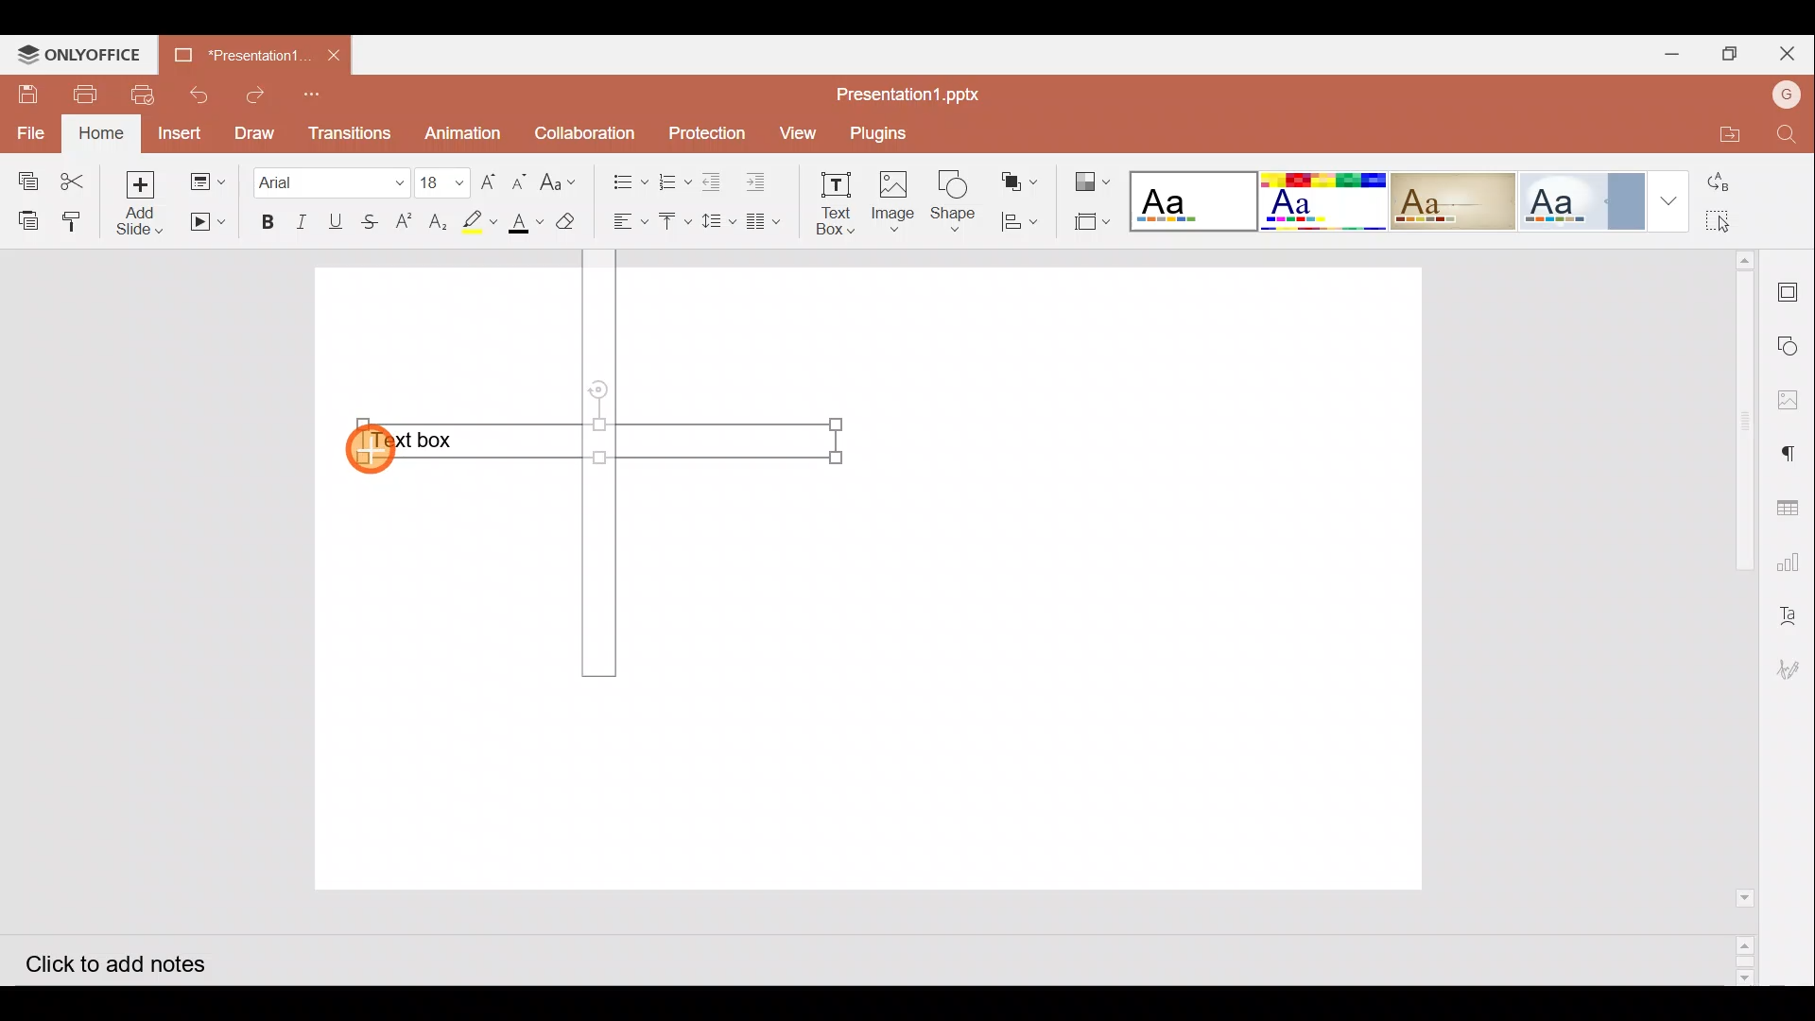  I want to click on Change color theme, so click(1091, 181).